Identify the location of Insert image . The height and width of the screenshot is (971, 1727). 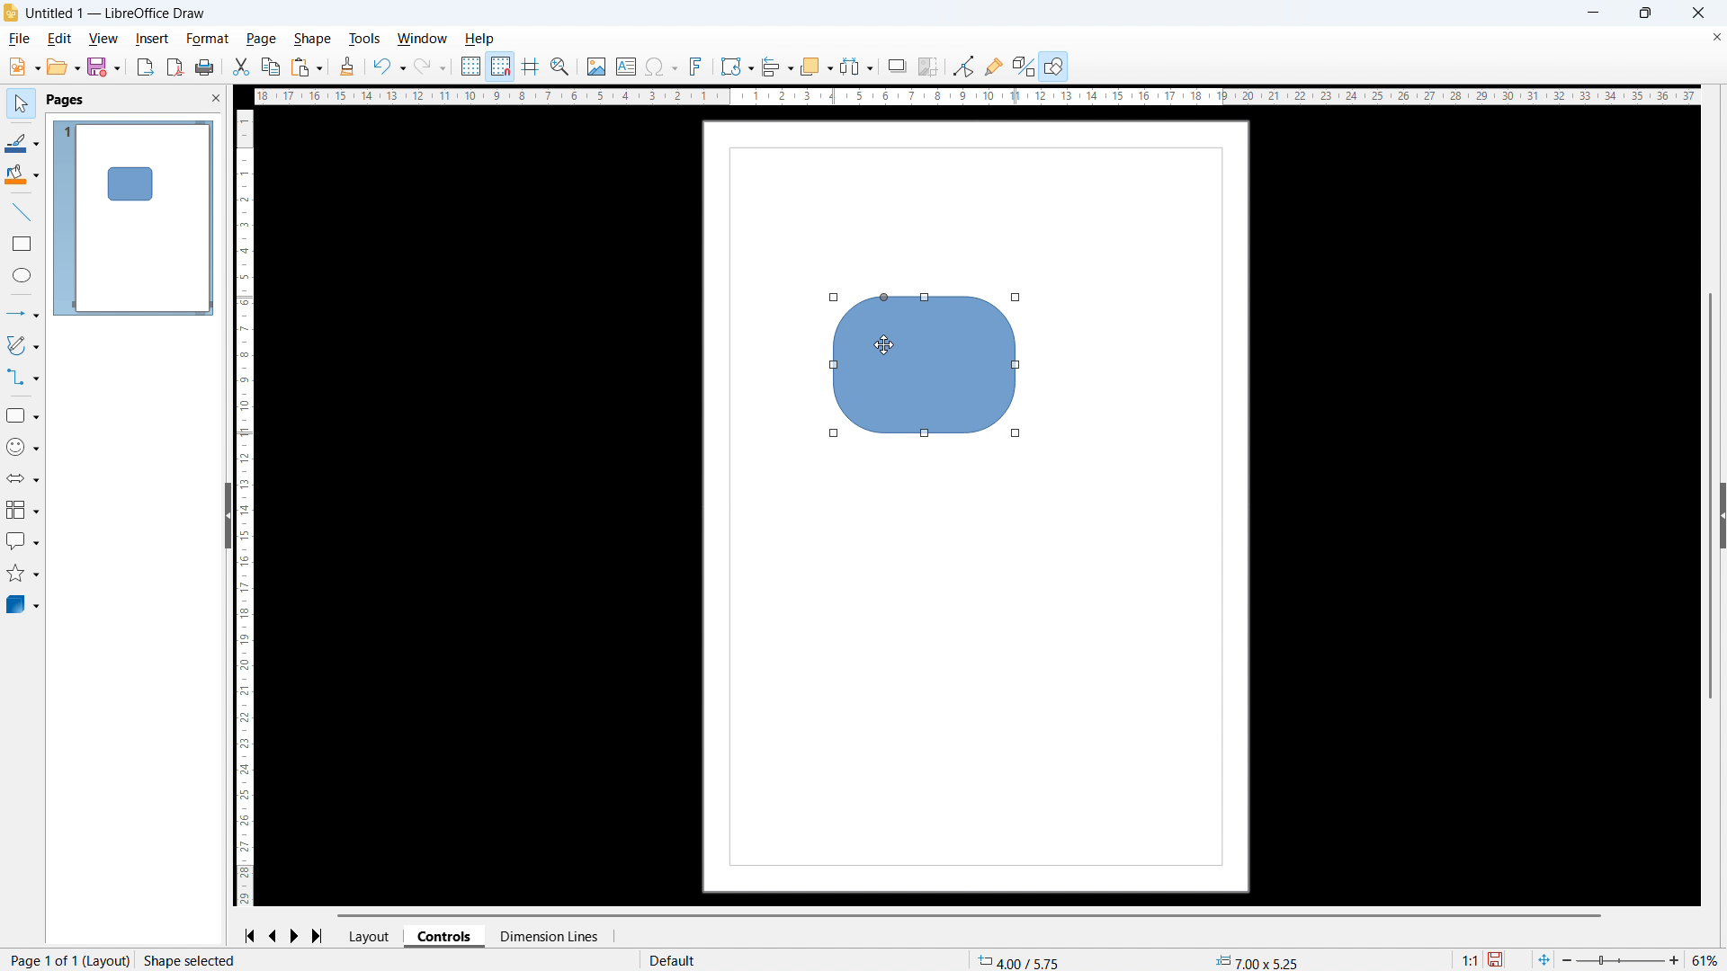
(595, 66).